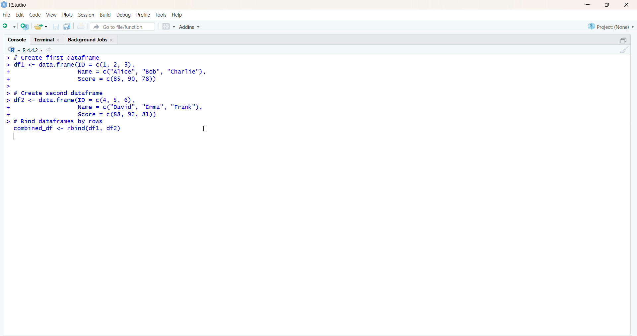 This screenshot has width=637, height=336. I want to click on clear console, so click(622, 50).